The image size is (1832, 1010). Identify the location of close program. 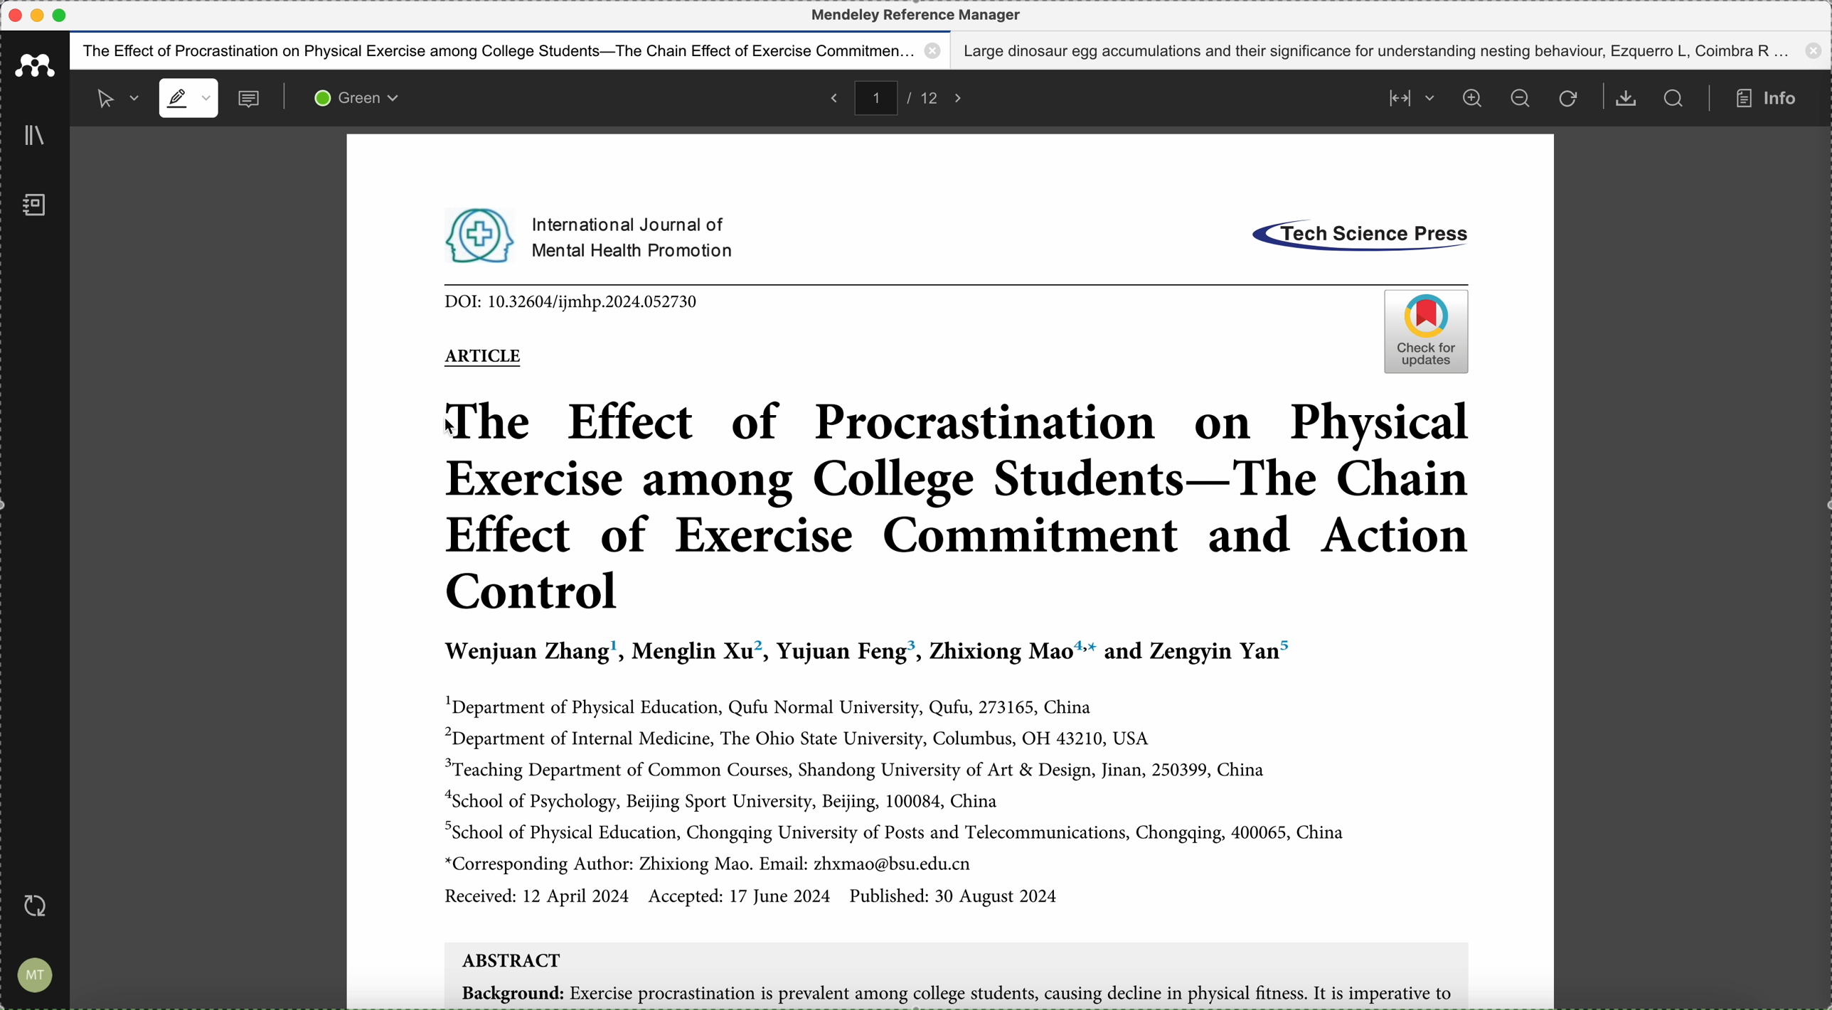
(14, 16).